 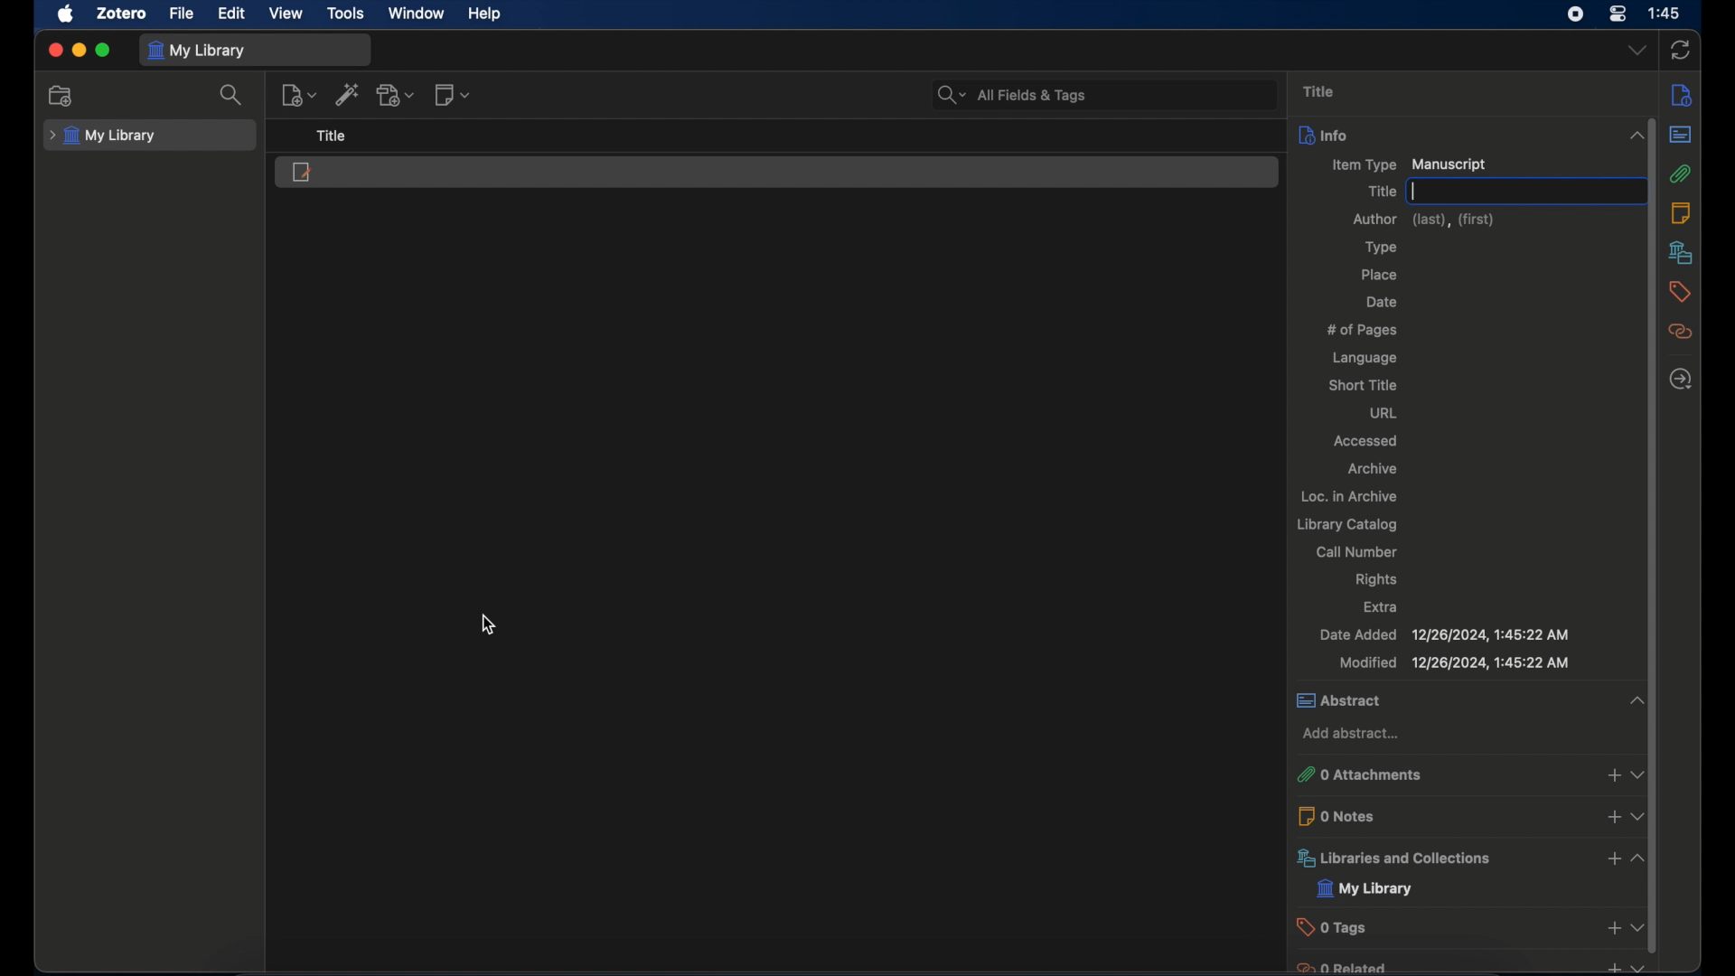 I want to click on modified 12/26/2024, 1:45:22 AM, so click(x=1454, y=662).